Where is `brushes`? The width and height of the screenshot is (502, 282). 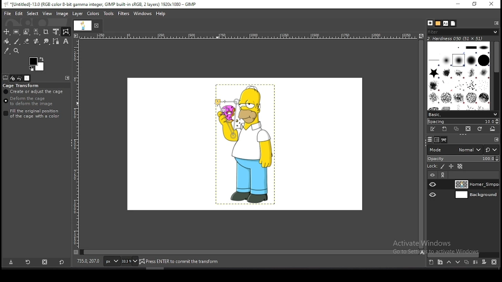
brushes is located at coordinates (459, 75).